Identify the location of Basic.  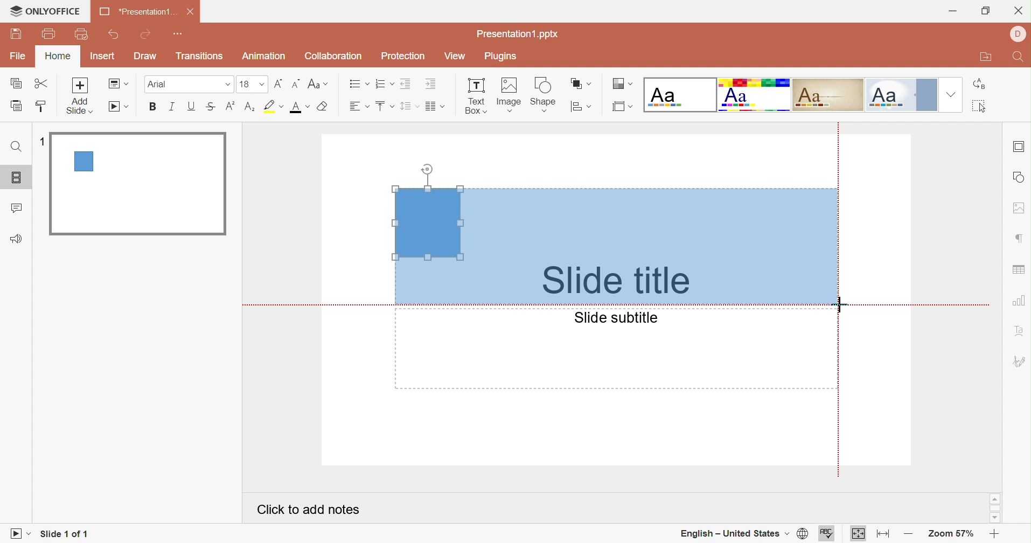
(755, 95).